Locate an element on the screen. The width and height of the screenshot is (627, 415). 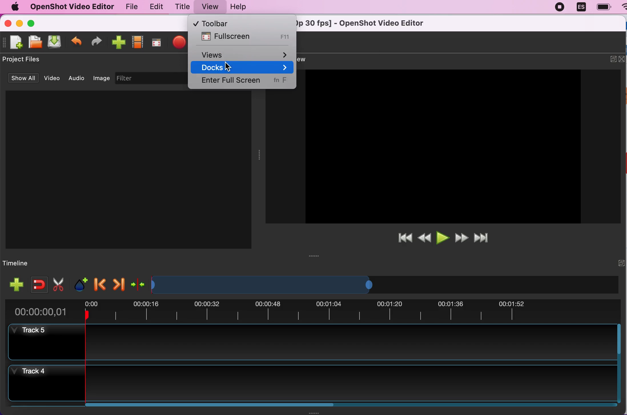
openshot video editor is located at coordinates (70, 7).